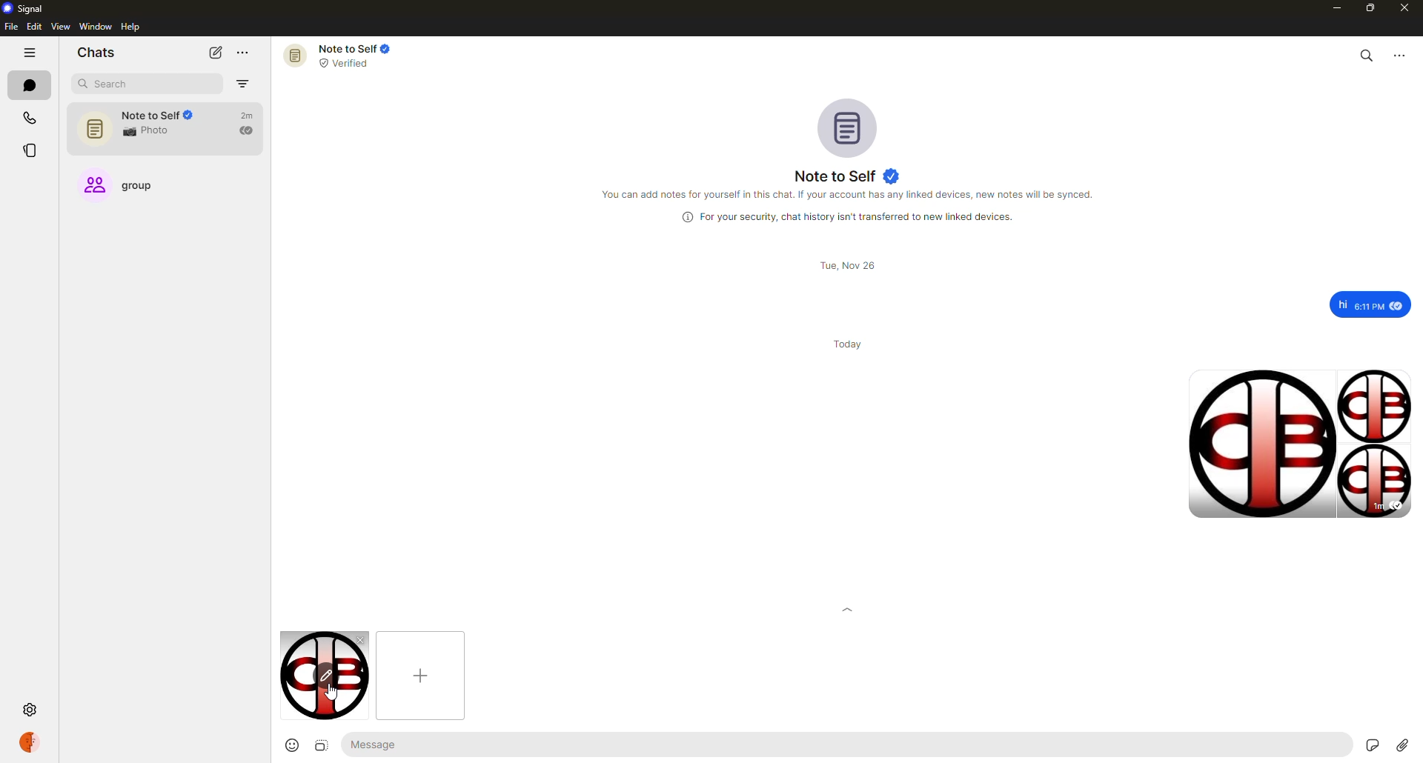 Image resolution: width=1423 pixels, height=763 pixels. Describe the element at coordinates (29, 85) in the screenshot. I see `chats` at that location.